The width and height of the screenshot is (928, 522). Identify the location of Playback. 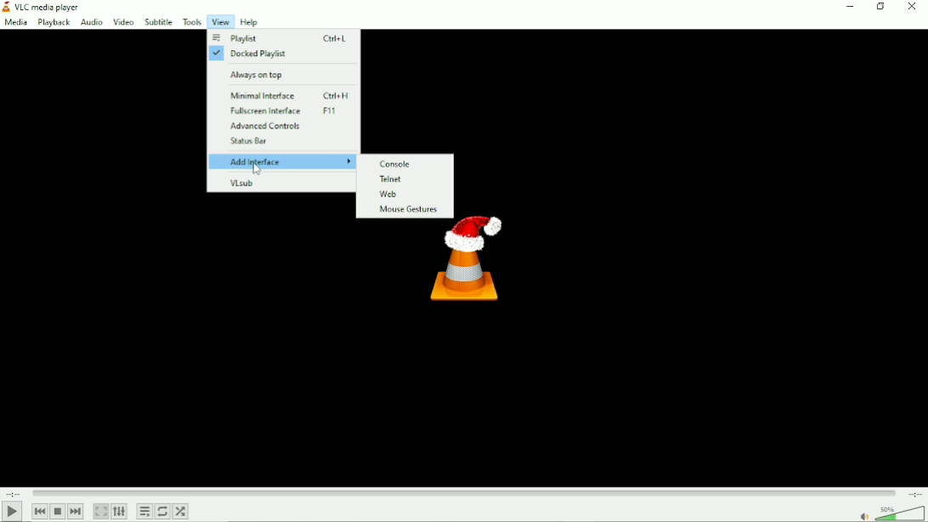
(54, 22).